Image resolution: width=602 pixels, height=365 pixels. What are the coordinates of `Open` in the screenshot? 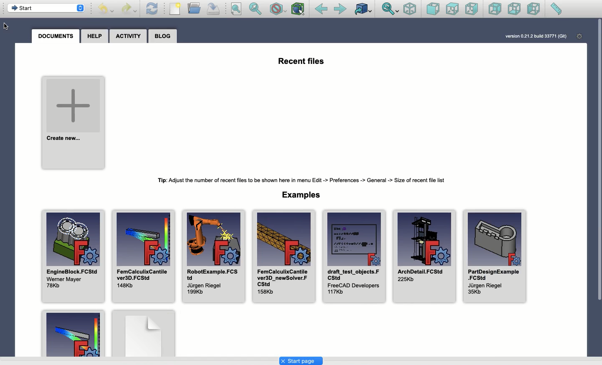 It's located at (194, 8).